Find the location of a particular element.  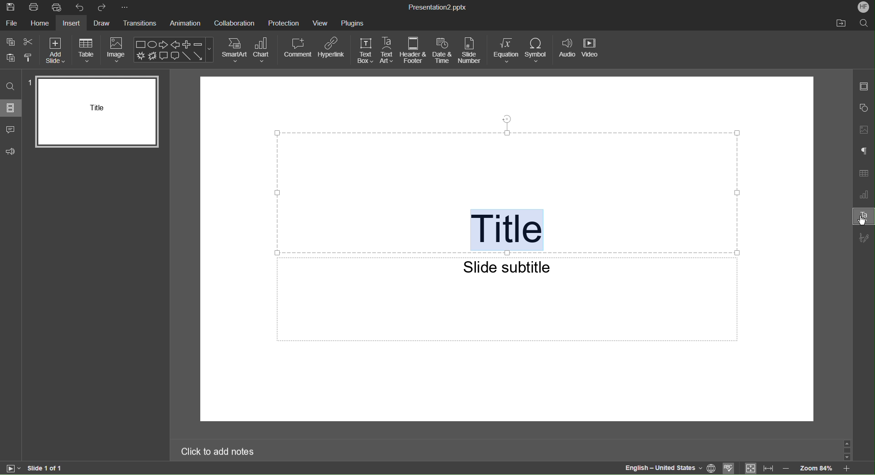

Language is located at coordinates (661, 468).